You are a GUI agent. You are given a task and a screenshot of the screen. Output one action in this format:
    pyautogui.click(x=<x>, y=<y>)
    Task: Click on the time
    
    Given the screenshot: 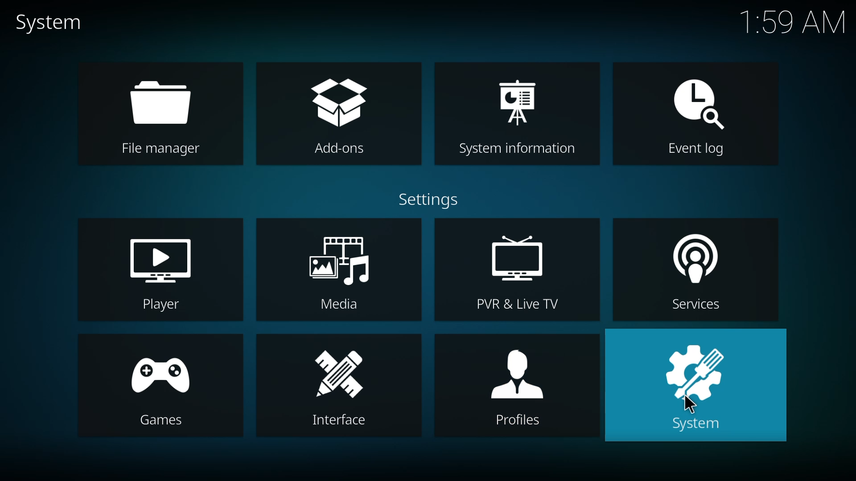 What is the action you would take?
    pyautogui.click(x=792, y=21)
    